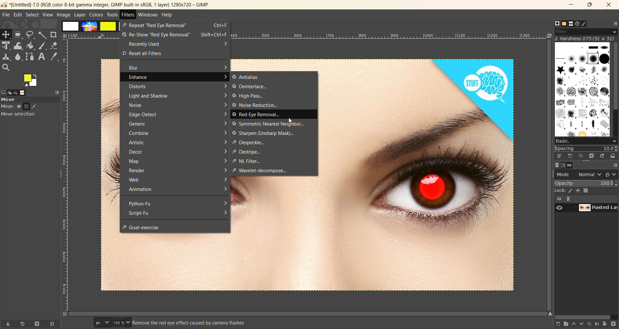  I want to click on filter, so click(586, 32).